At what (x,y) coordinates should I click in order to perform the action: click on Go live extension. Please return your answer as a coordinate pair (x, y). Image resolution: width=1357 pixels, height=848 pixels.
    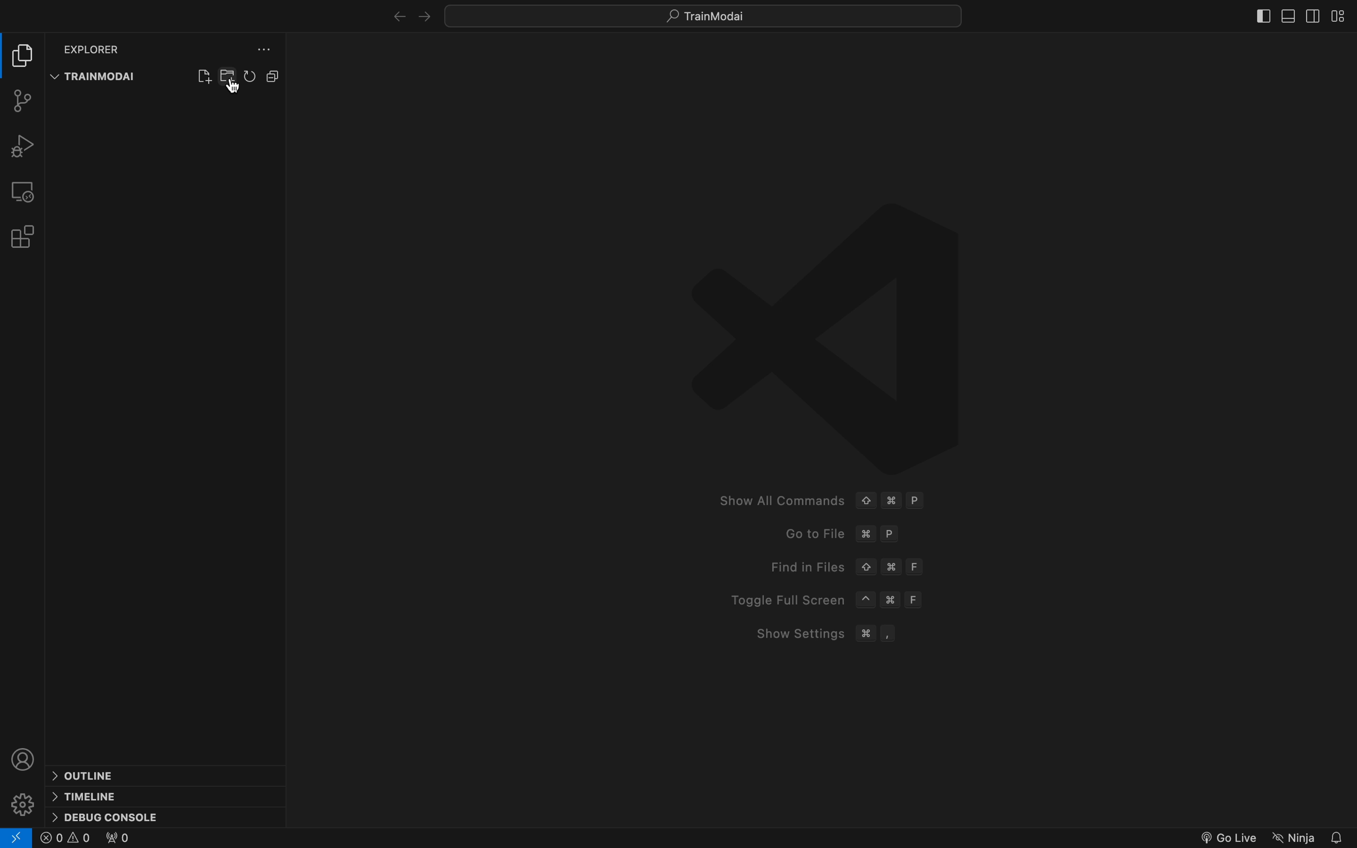
    Looking at the image, I should click on (1226, 837).